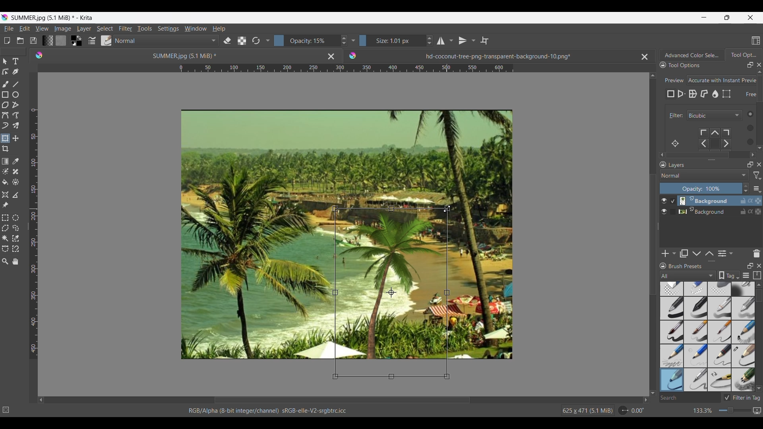  Describe the element at coordinates (15, 71) in the screenshot. I see `Calligraphy` at that location.